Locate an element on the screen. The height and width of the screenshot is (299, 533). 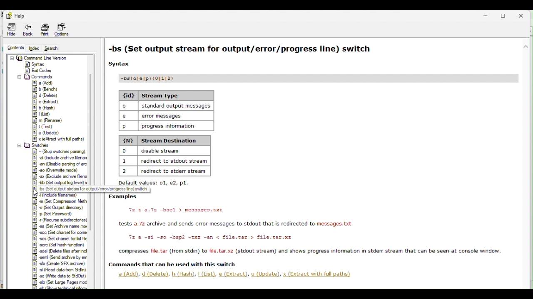
help is located at coordinates (15, 15).